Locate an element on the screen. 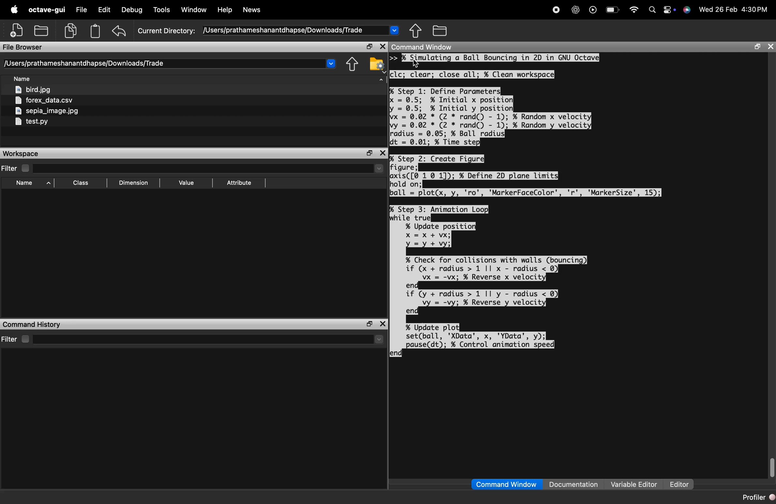 This screenshot has height=504, width=776. Editor is located at coordinates (680, 484).